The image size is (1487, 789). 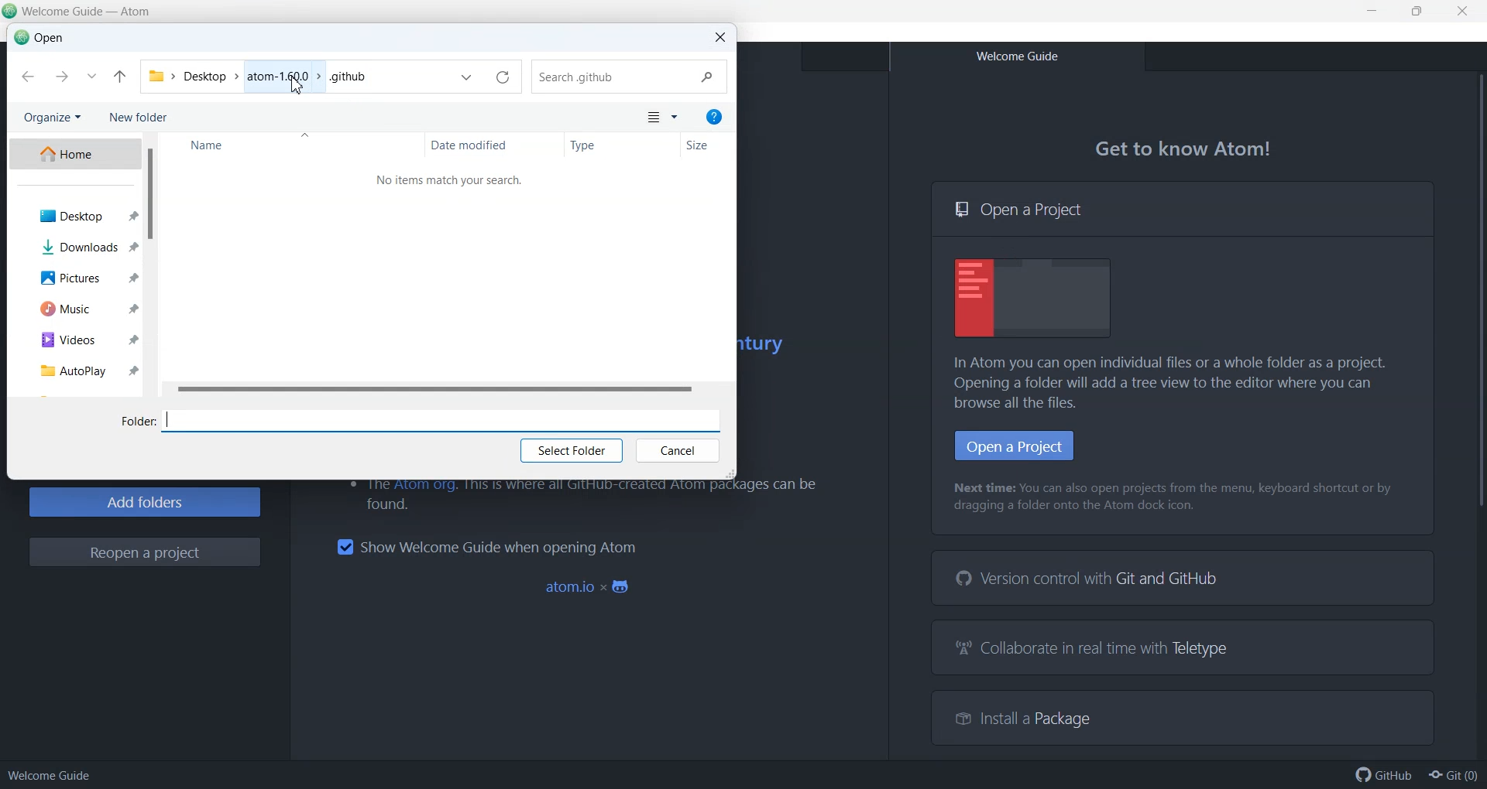 What do you see at coordinates (675, 118) in the screenshot?
I see `More Options` at bounding box center [675, 118].